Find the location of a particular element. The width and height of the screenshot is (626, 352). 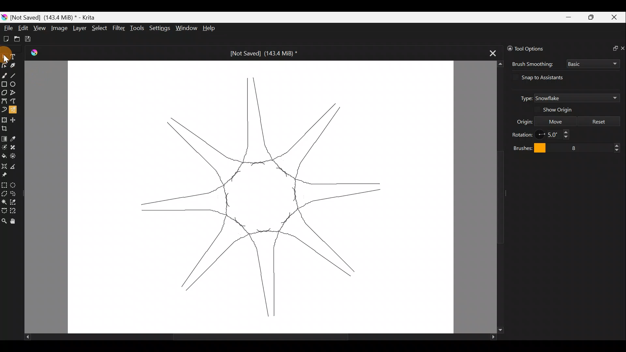

Line is located at coordinates (14, 74).